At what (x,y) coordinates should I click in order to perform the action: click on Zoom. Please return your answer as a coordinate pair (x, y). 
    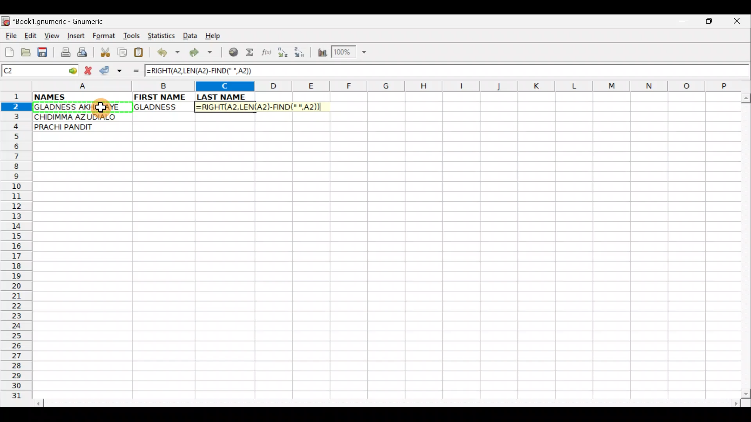
    Looking at the image, I should click on (350, 53).